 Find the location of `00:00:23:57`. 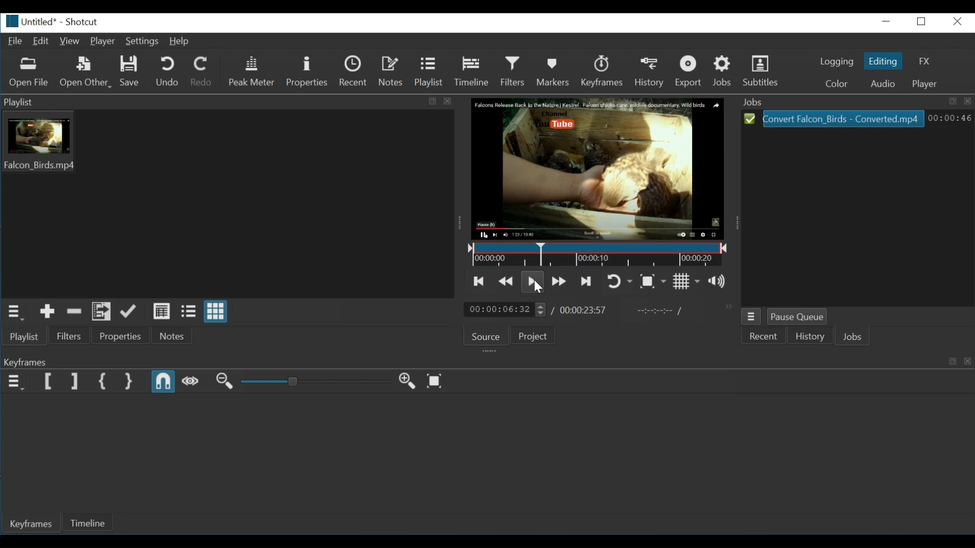

00:00:23:57 is located at coordinates (586, 310).